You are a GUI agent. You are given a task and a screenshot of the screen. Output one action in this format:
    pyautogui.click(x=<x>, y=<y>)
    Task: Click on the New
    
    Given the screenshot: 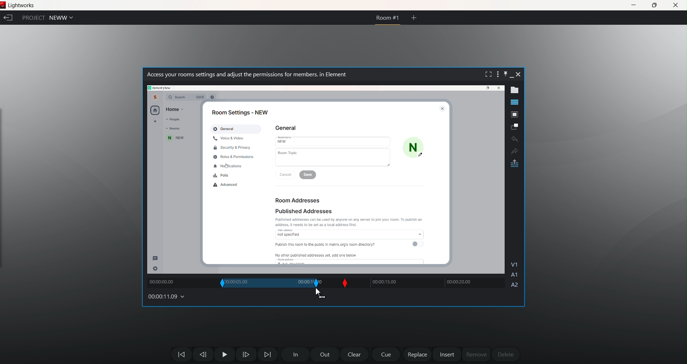 What is the action you would take?
    pyautogui.click(x=334, y=141)
    